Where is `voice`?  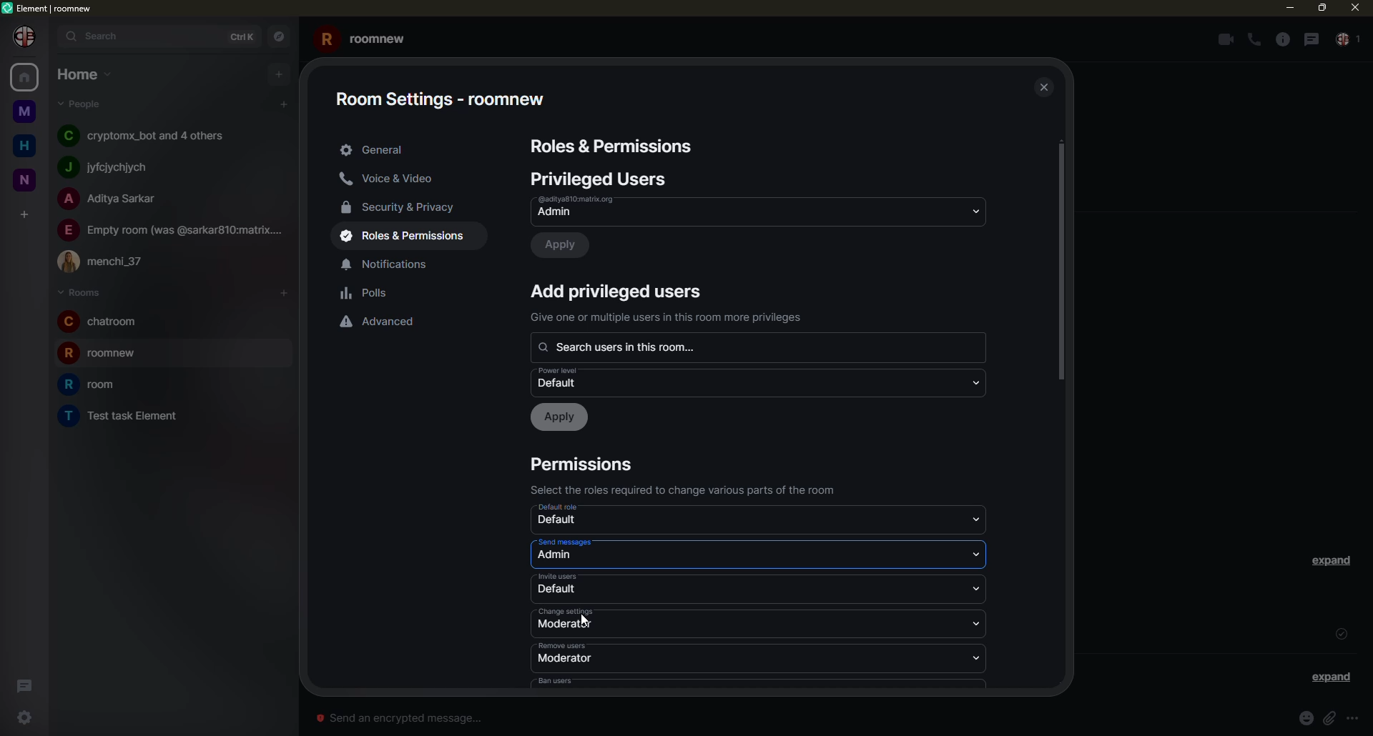
voice is located at coordinates (1254, 40).